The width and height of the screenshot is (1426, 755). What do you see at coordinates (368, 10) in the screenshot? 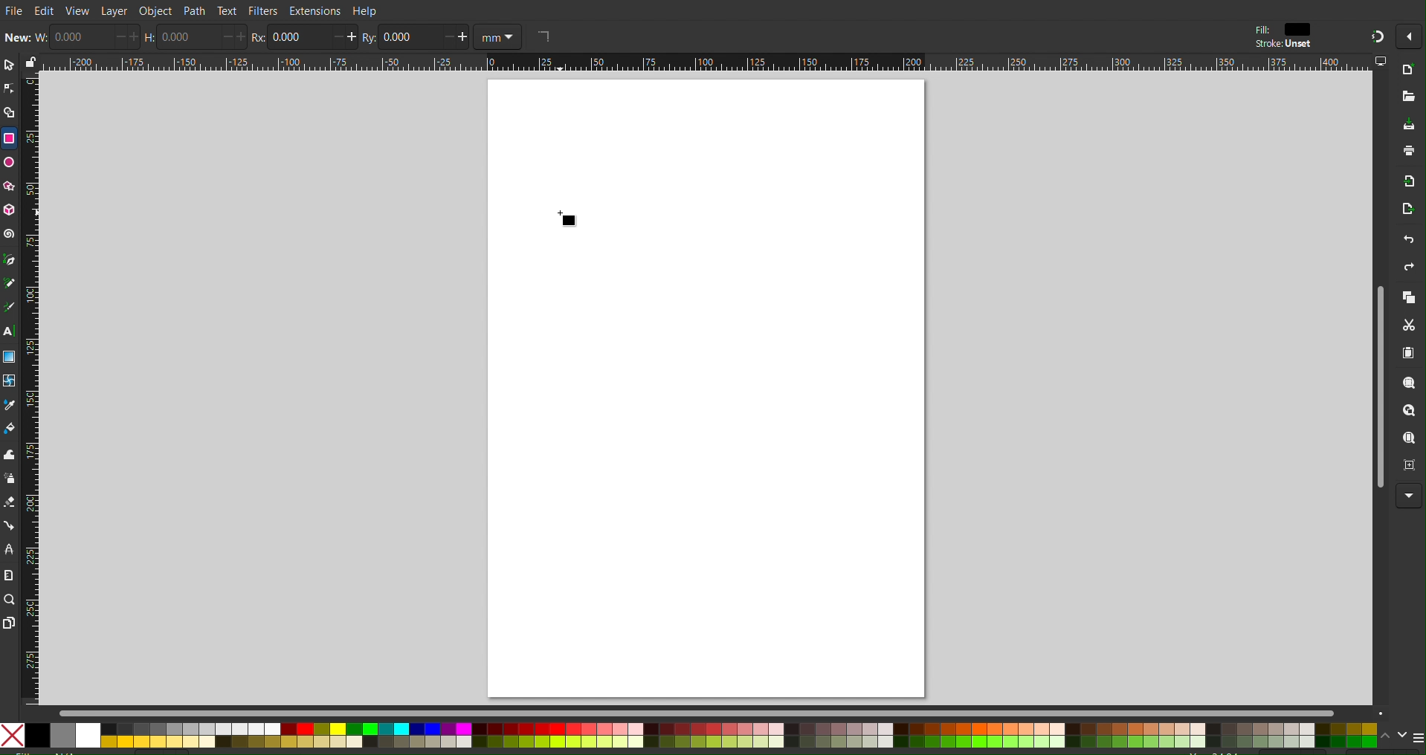
I see `Help` at bounding box center [368, 10].